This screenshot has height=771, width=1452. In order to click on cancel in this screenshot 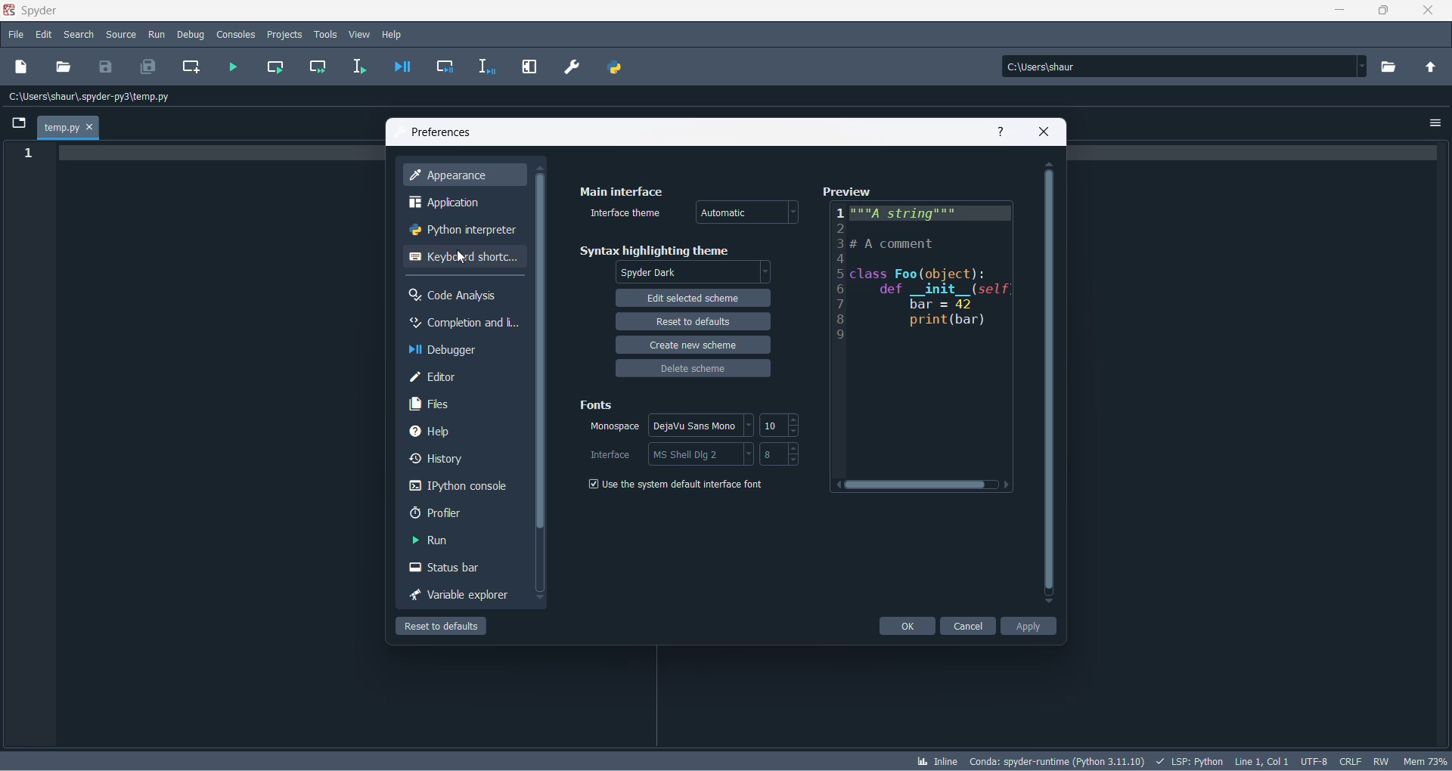, I will do `click(969, 627)`.